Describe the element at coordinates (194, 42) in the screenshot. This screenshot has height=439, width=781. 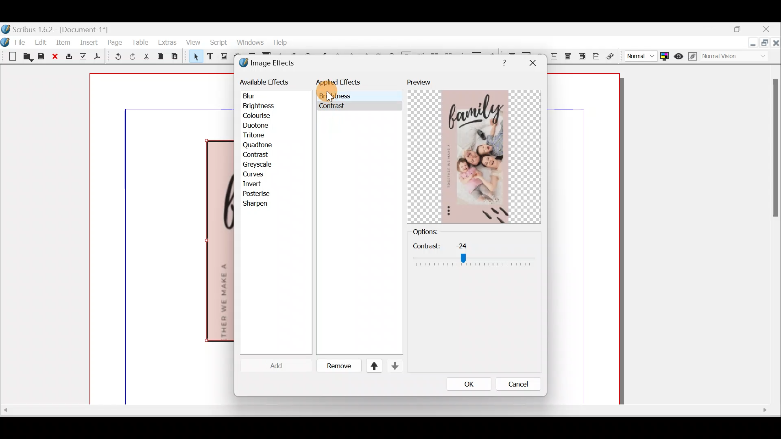
I see `View` at that location.